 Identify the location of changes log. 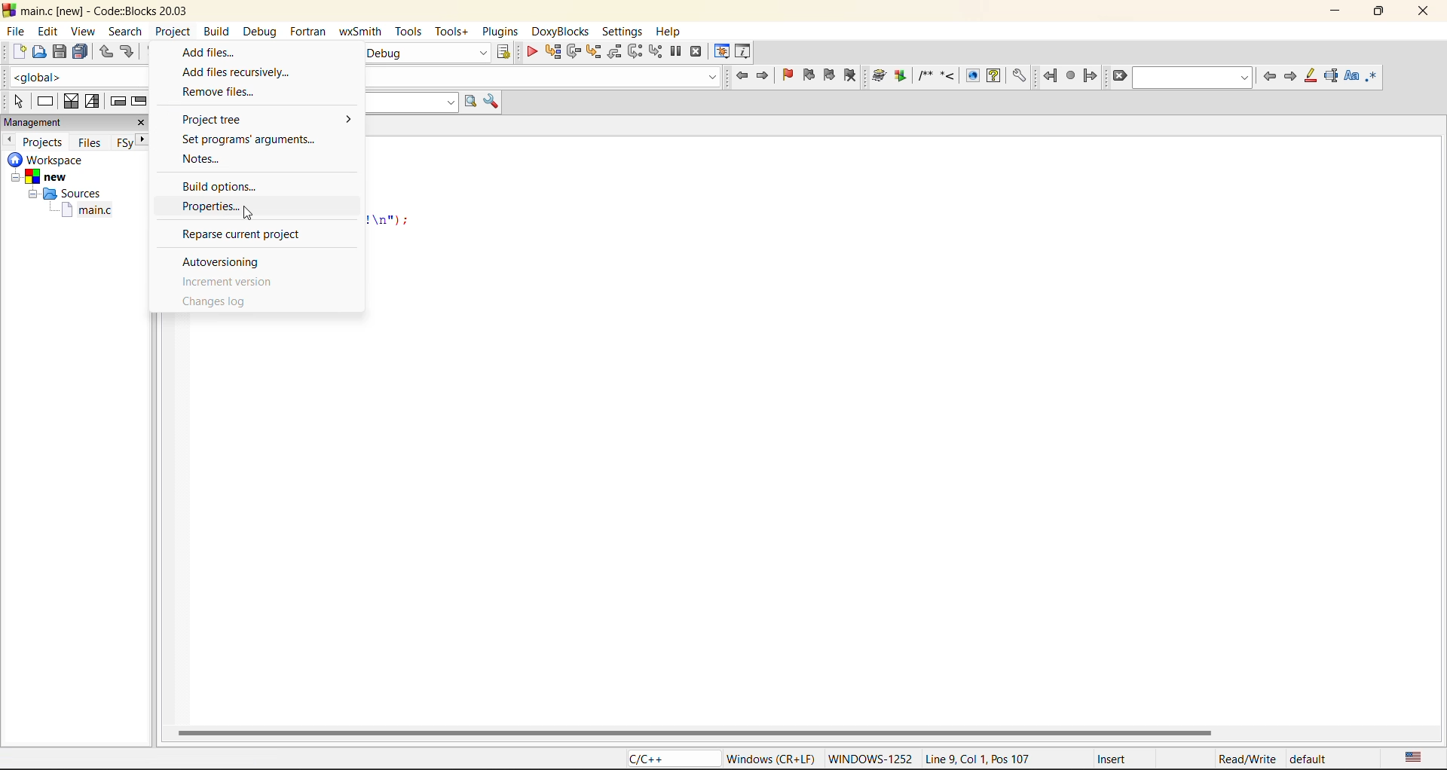
(220, 304).